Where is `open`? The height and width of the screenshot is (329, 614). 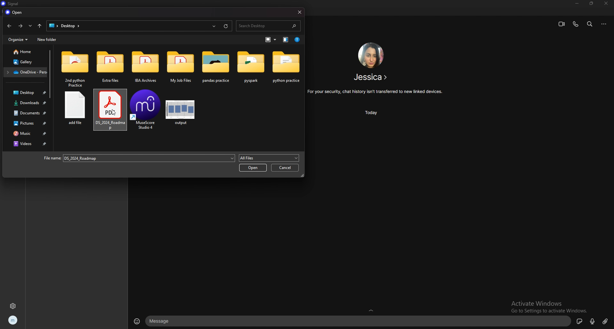
open is located at coordinates (253, 167).